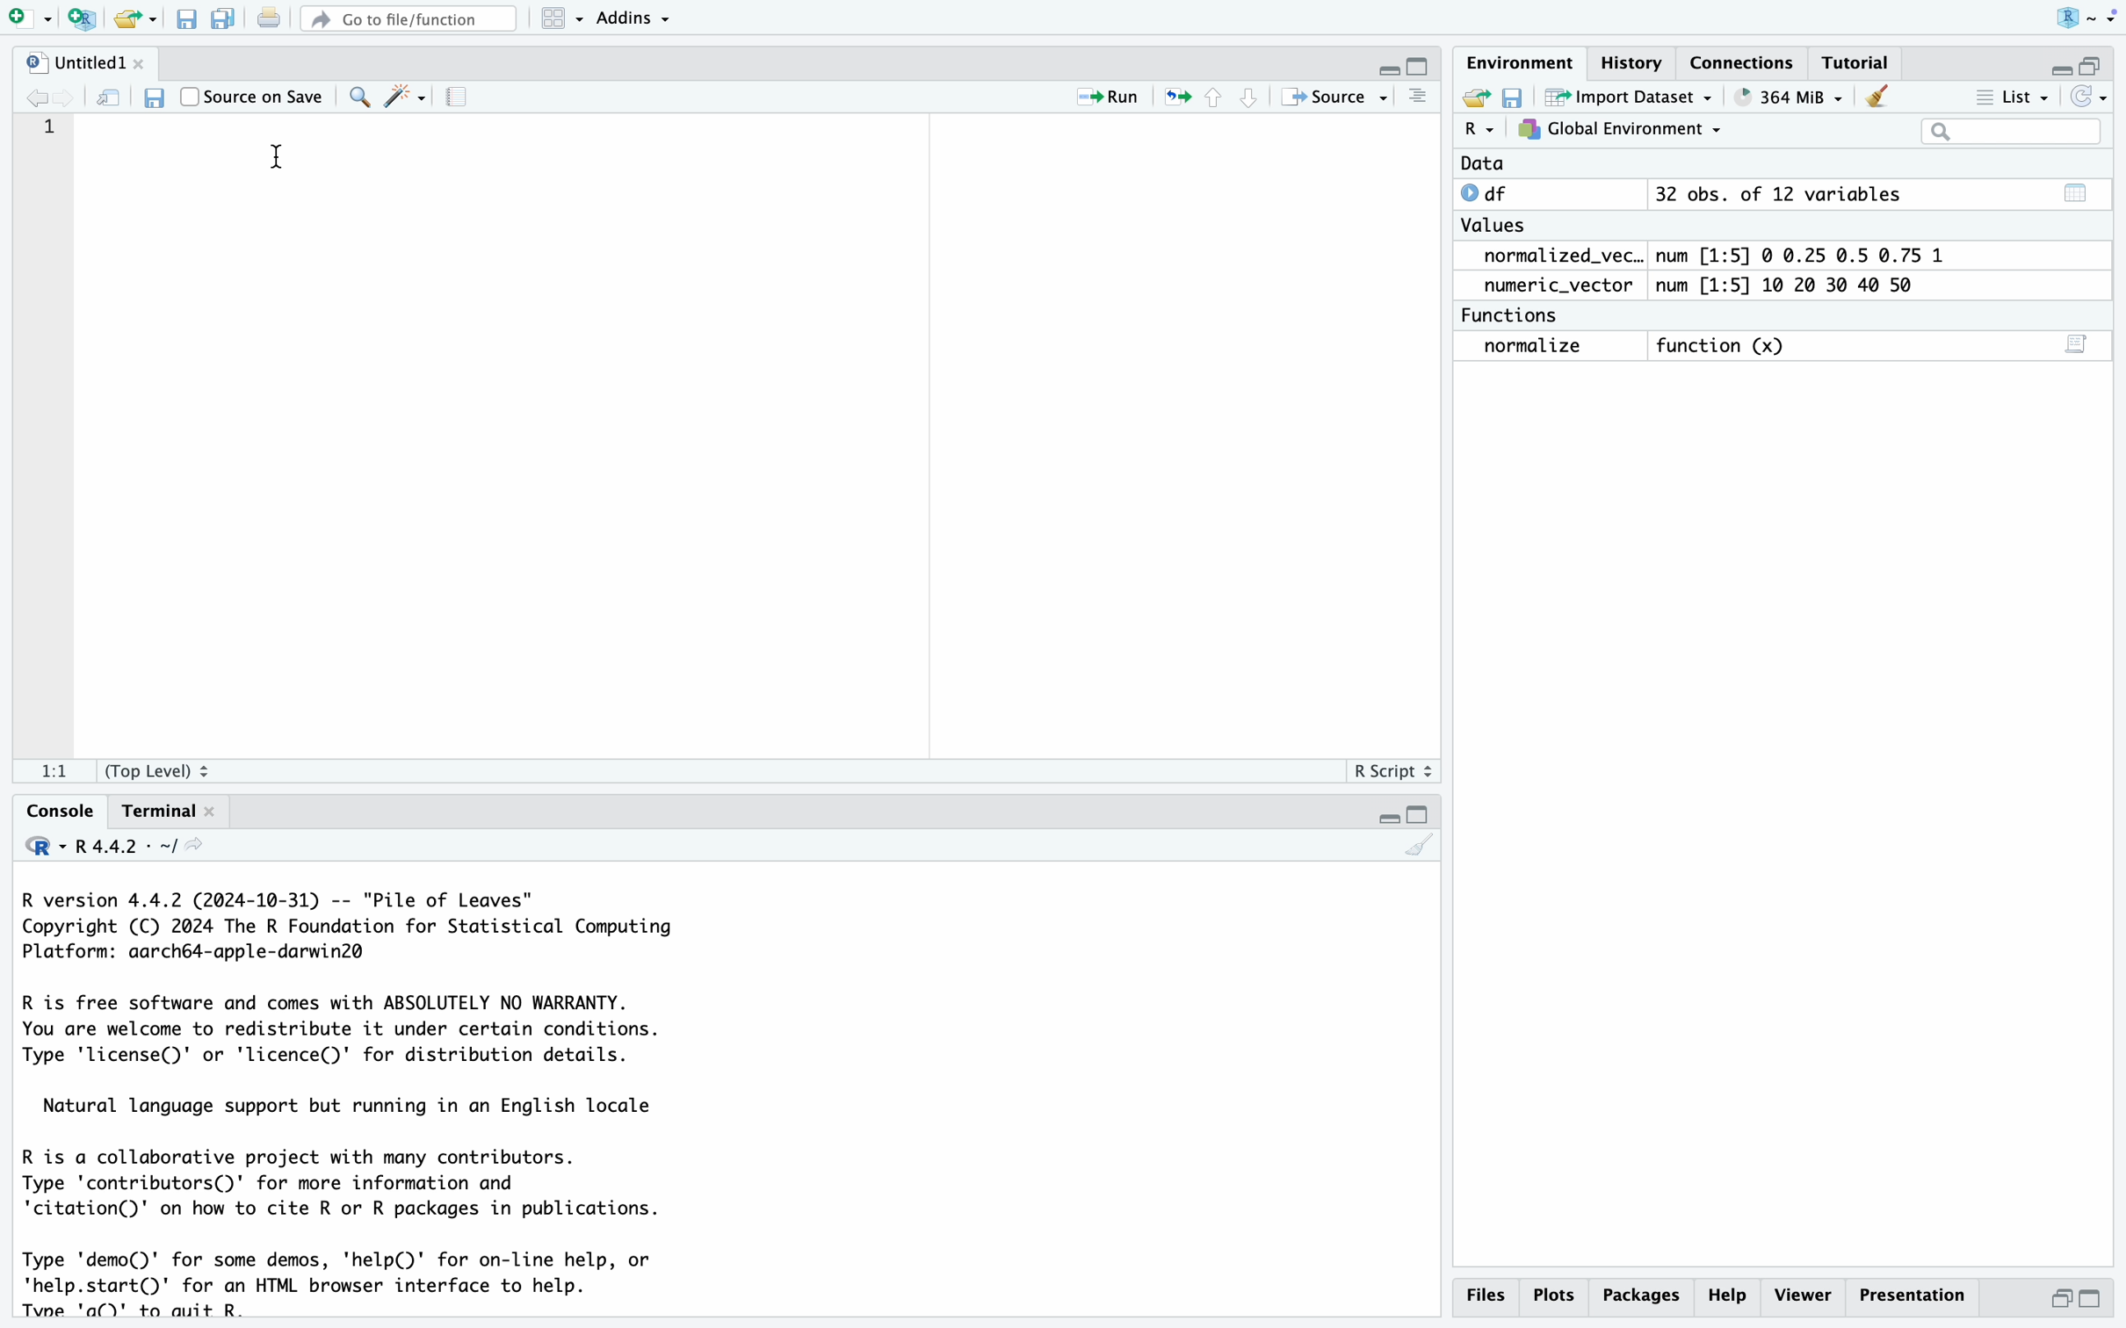 Image resolution: width=2126 pixels, height=1328 pixels. I want to click on 1:1, so click(53, 774).